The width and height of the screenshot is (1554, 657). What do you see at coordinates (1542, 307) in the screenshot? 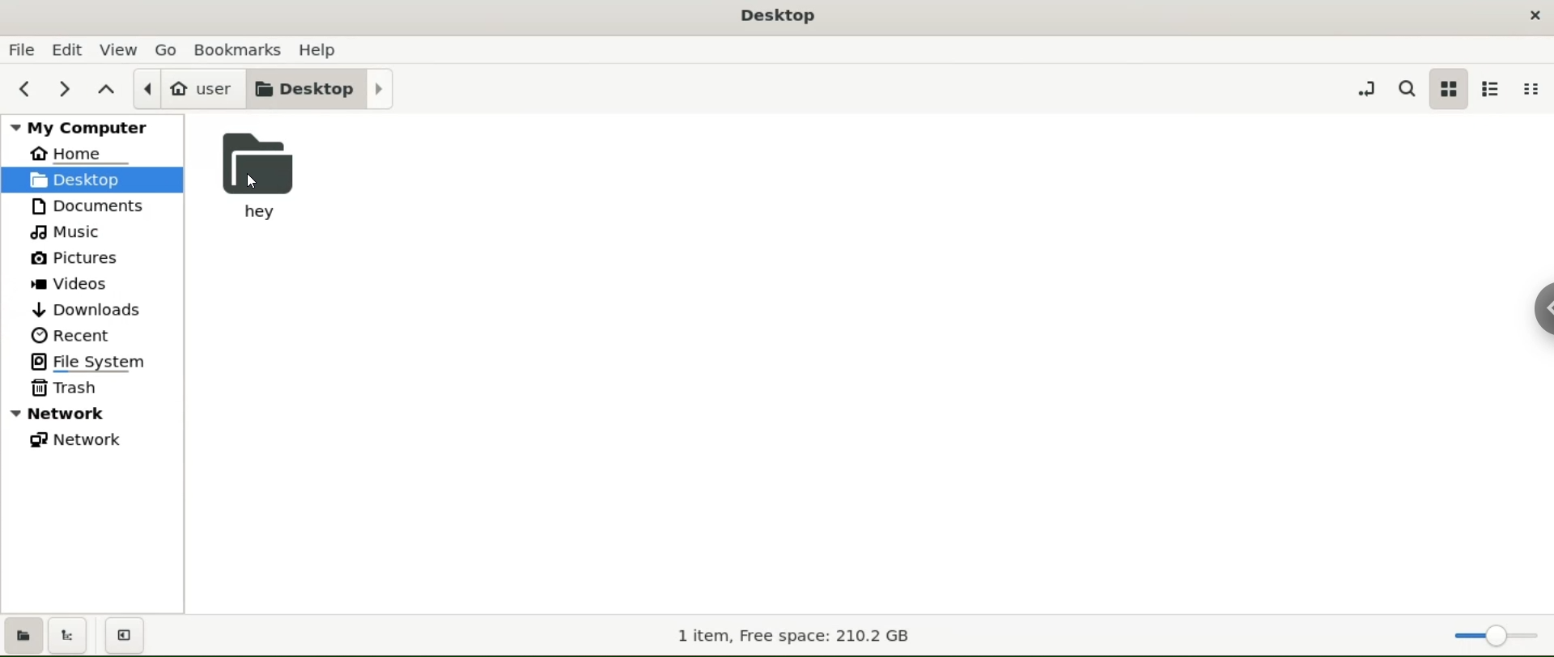
I see `sidebar` at bounding box center [1542, 307].